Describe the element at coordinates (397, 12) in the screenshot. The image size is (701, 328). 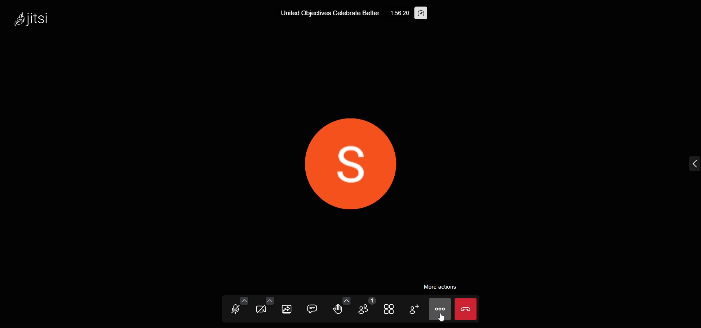
I see `1:56:20` at that location.